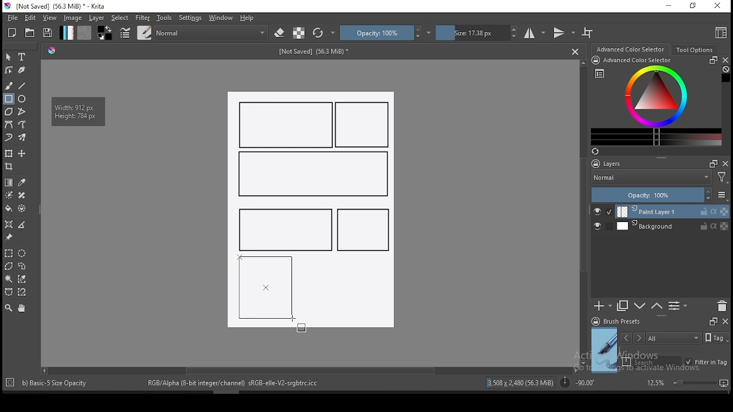 The image size is (733, 412). Describe the element at coordinates (713, 321) in the screenshot. I see `Frames` at that location.